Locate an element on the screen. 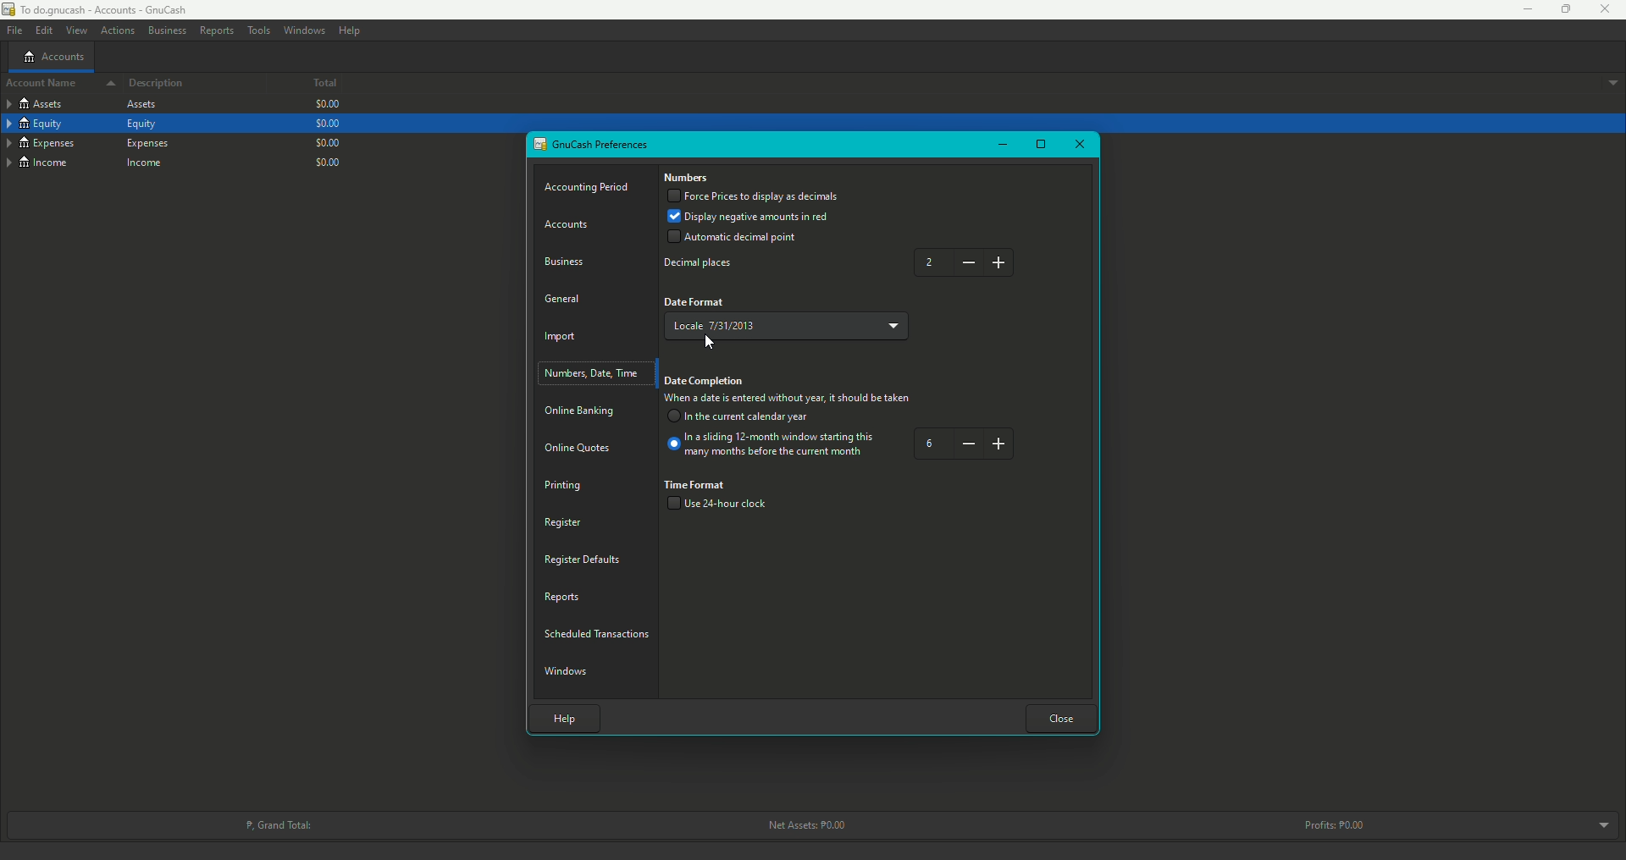  Cursor is located at coordinates (711, 344).